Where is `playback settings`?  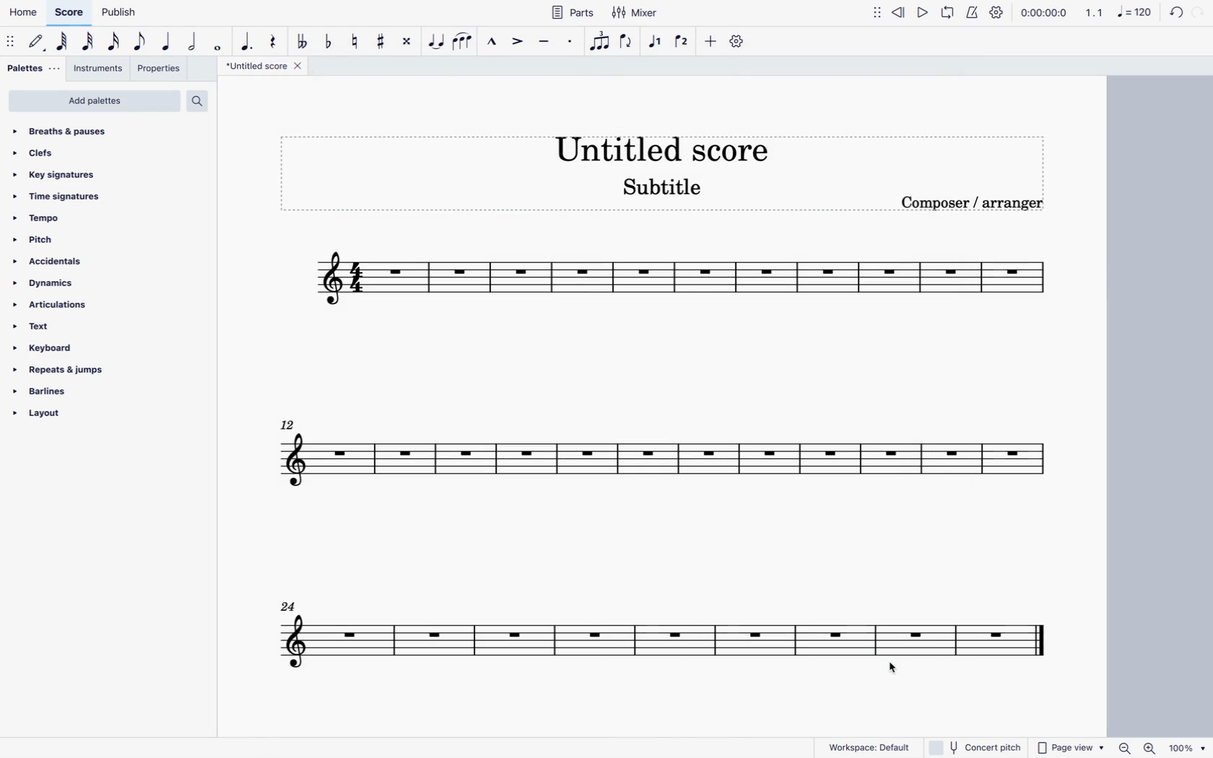
playback settings is located at coordinates (996, 14).